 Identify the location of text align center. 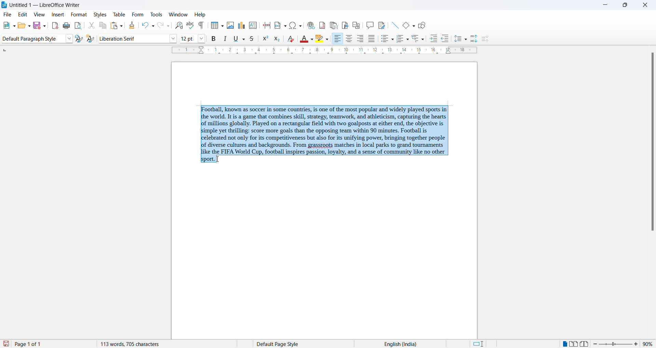
(360, 39).